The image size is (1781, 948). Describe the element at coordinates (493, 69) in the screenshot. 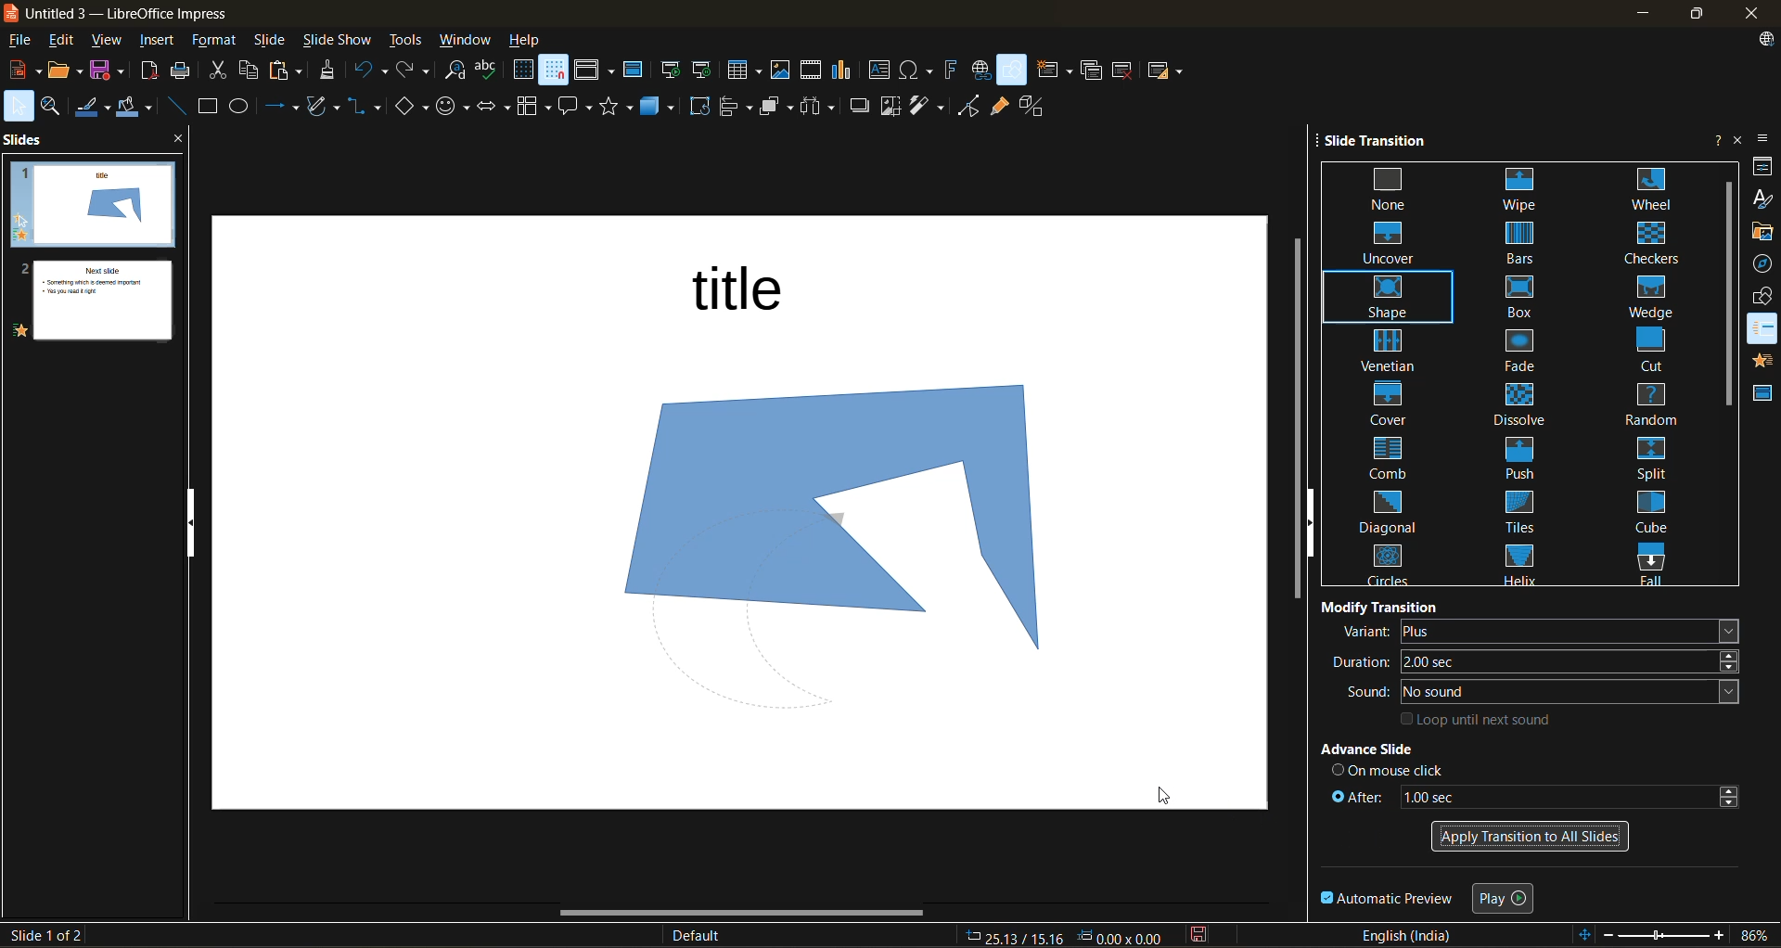

I see `spelling ` at that location.